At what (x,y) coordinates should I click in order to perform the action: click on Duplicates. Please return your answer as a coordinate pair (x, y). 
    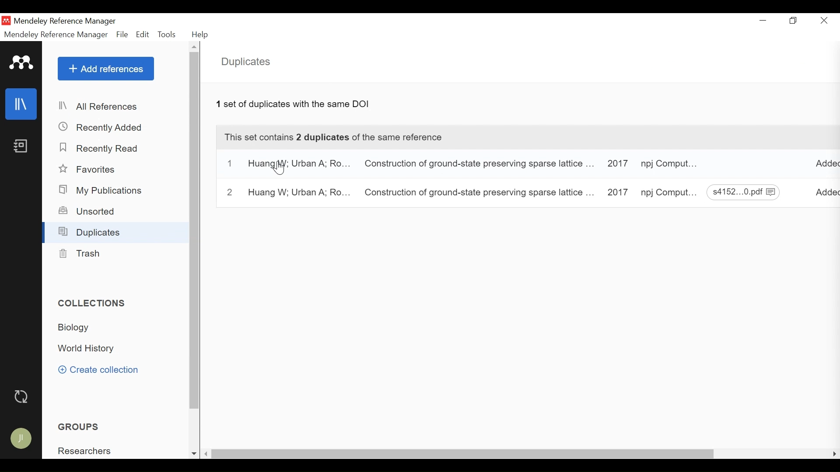
    Looking at the image, I should click on (90, 232).